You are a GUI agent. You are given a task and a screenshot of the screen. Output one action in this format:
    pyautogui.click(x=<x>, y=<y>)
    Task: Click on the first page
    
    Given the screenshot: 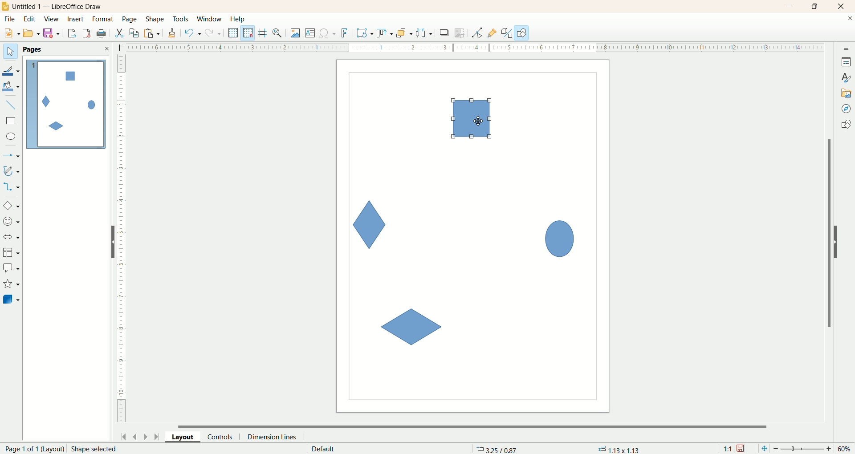 What is the action you would take?
    pyautogui.click(x=122, y=435)
    